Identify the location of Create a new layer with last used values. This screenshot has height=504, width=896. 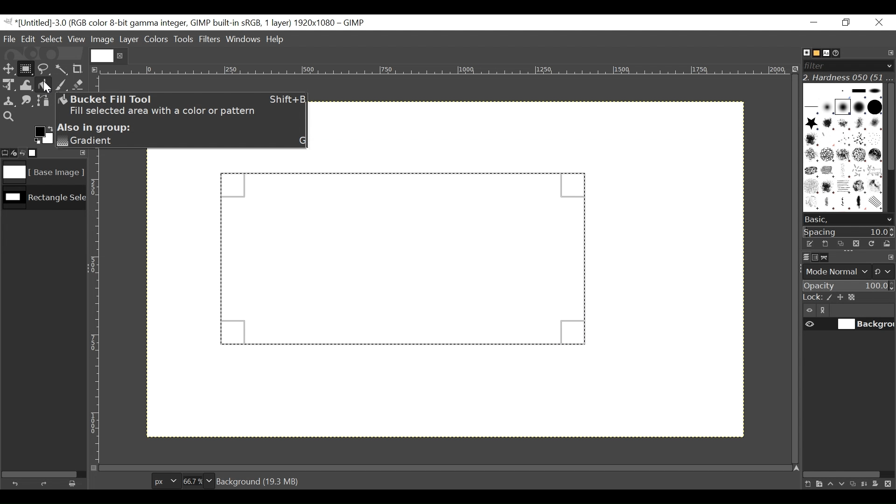
(806, 484).